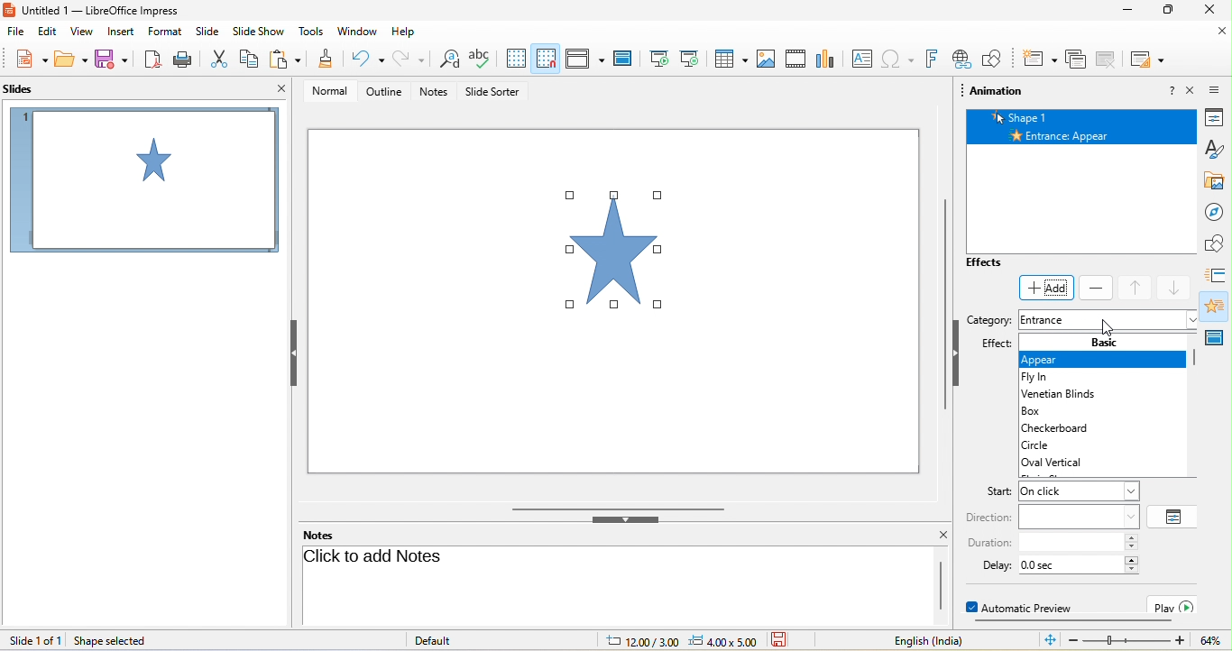 The width and height of the screenshot is (1232, 651). What do you see at coordinates (916, 640) in the screenshot?
I see `text language` at bounding box center [916, 640].